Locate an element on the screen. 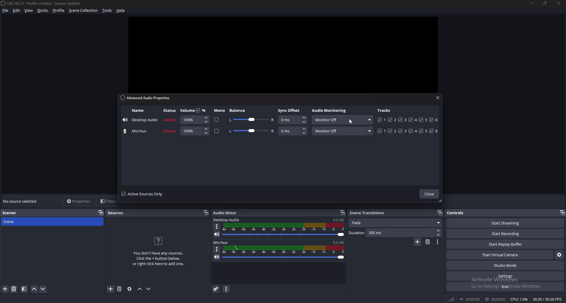  monitor off is located at coordinates (342, 120).